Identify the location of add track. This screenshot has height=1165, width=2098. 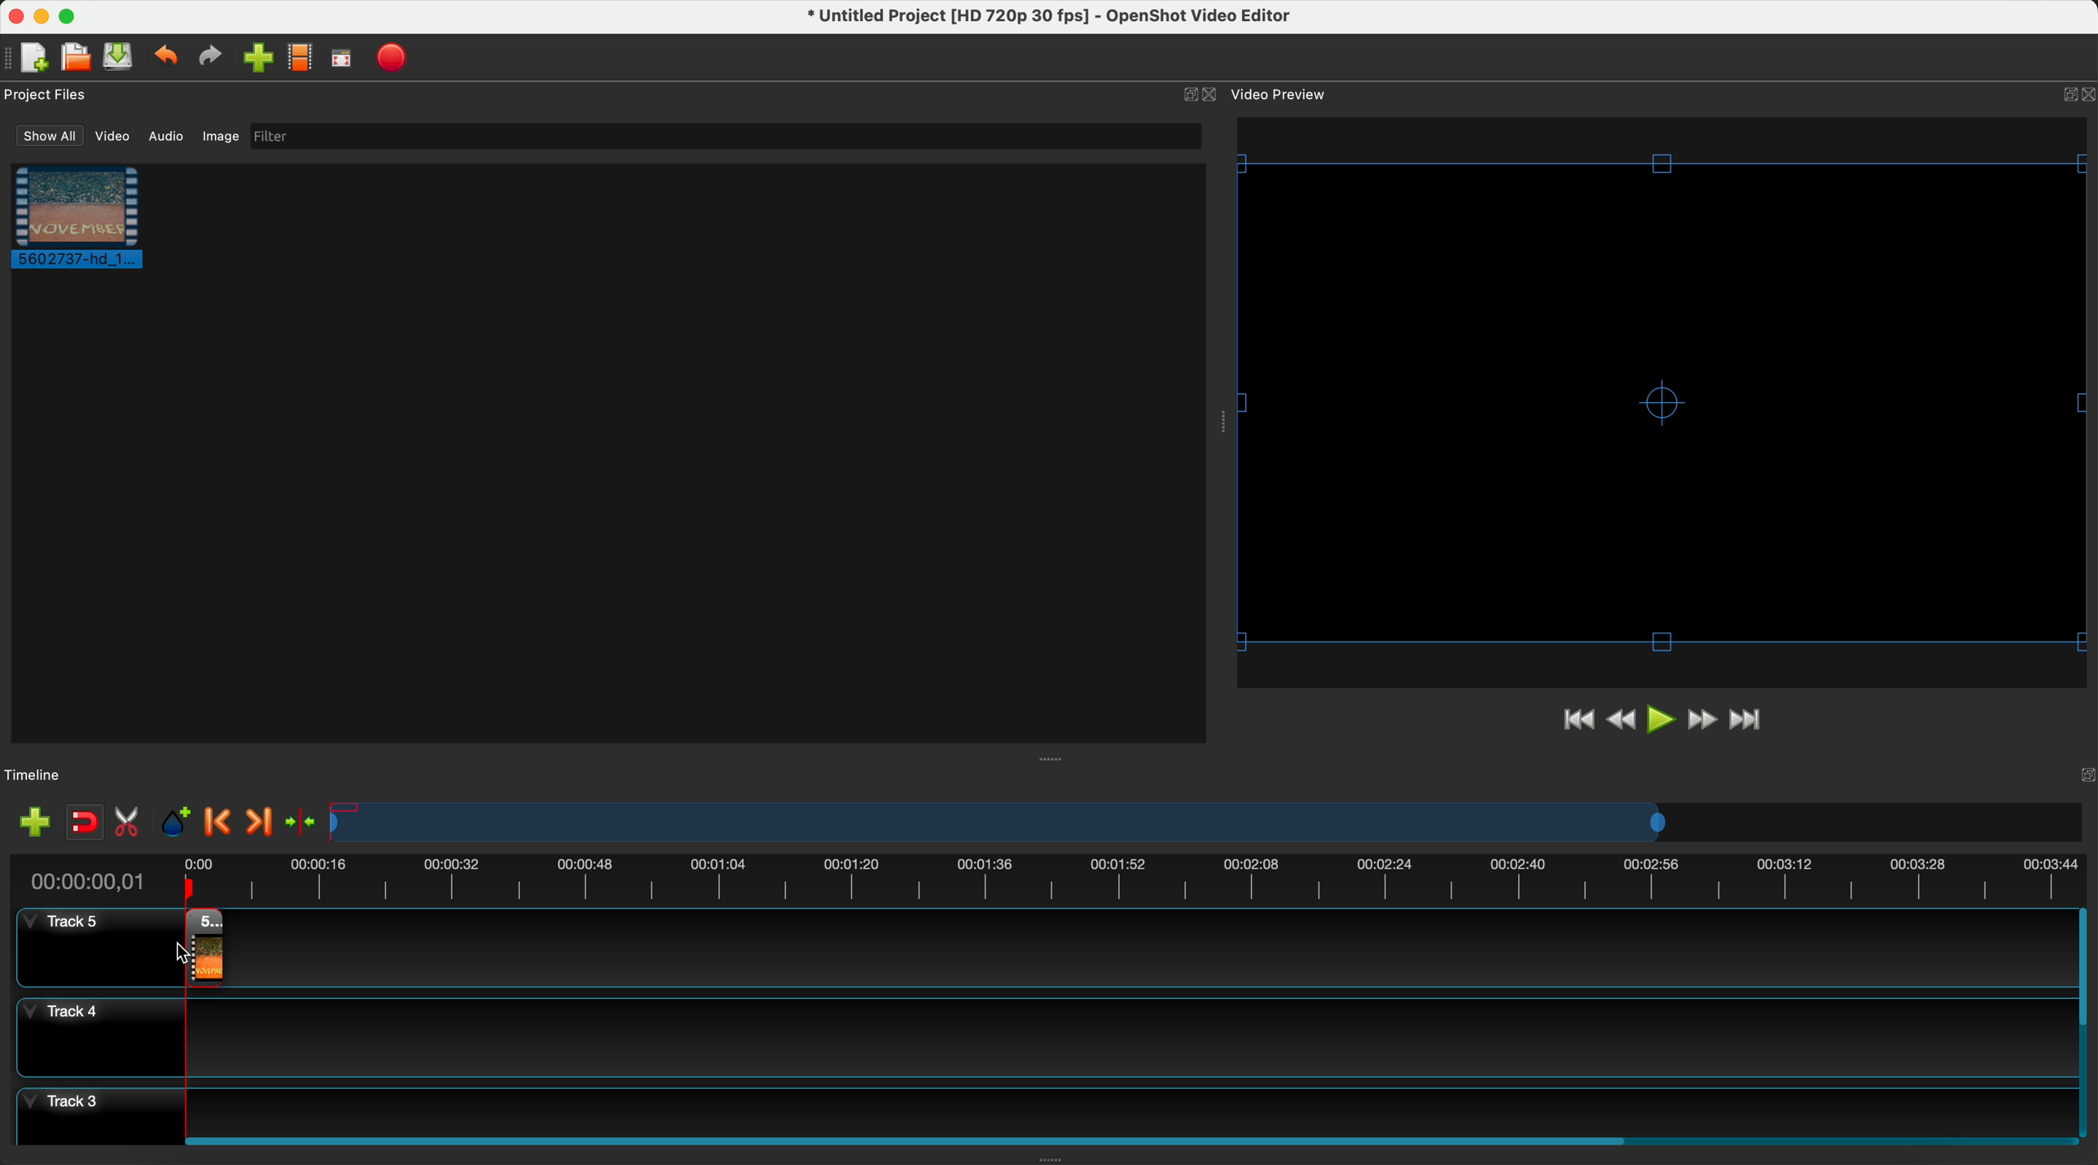
(35, 822).